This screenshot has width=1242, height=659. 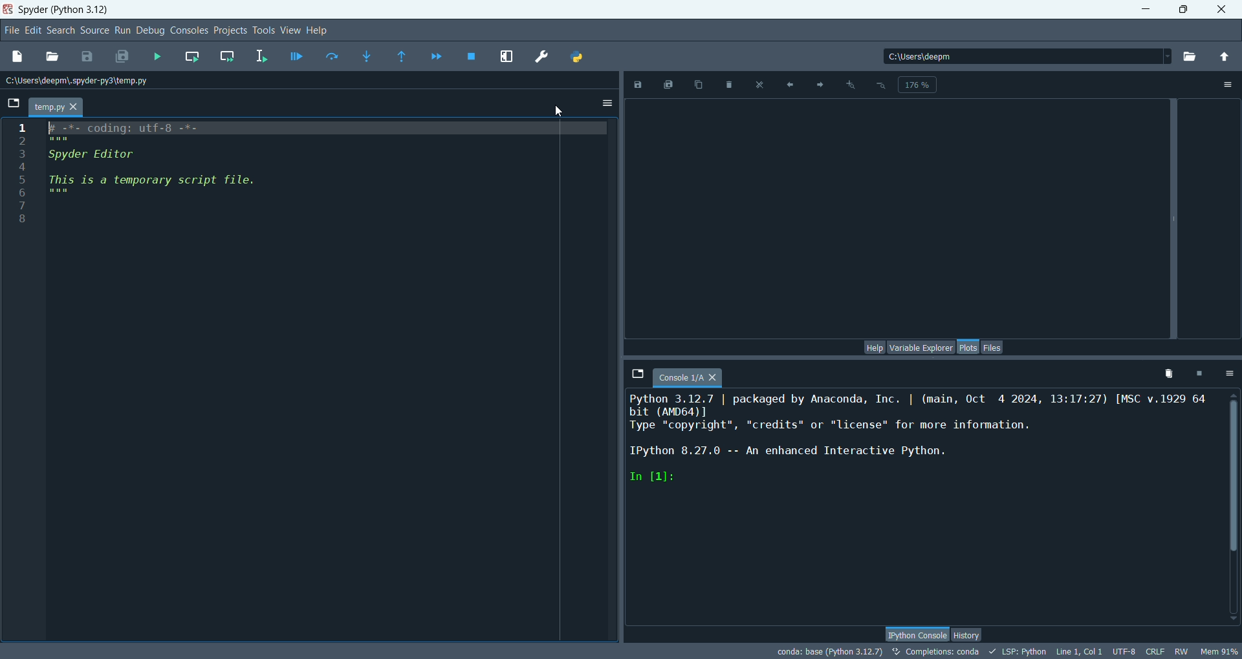 What do you see at coordinates (849, 87) in the screenshot?
I see `zoom in` at bounding box center [849, 87].